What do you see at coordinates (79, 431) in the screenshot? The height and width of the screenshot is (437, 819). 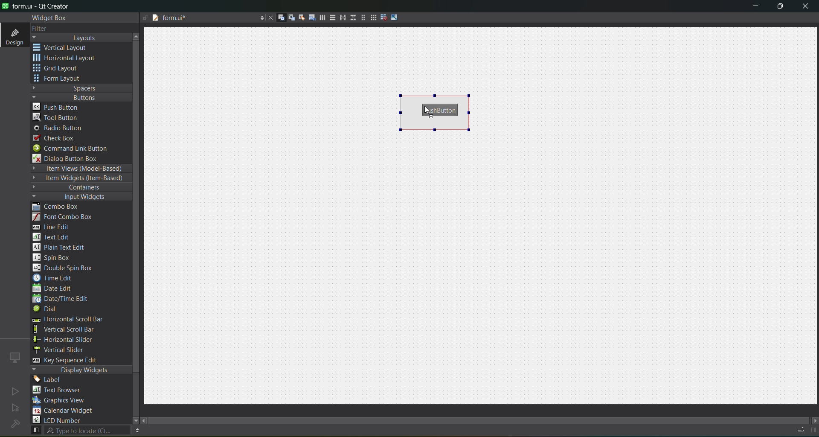 I see `search` at bounding box center [79, 431].